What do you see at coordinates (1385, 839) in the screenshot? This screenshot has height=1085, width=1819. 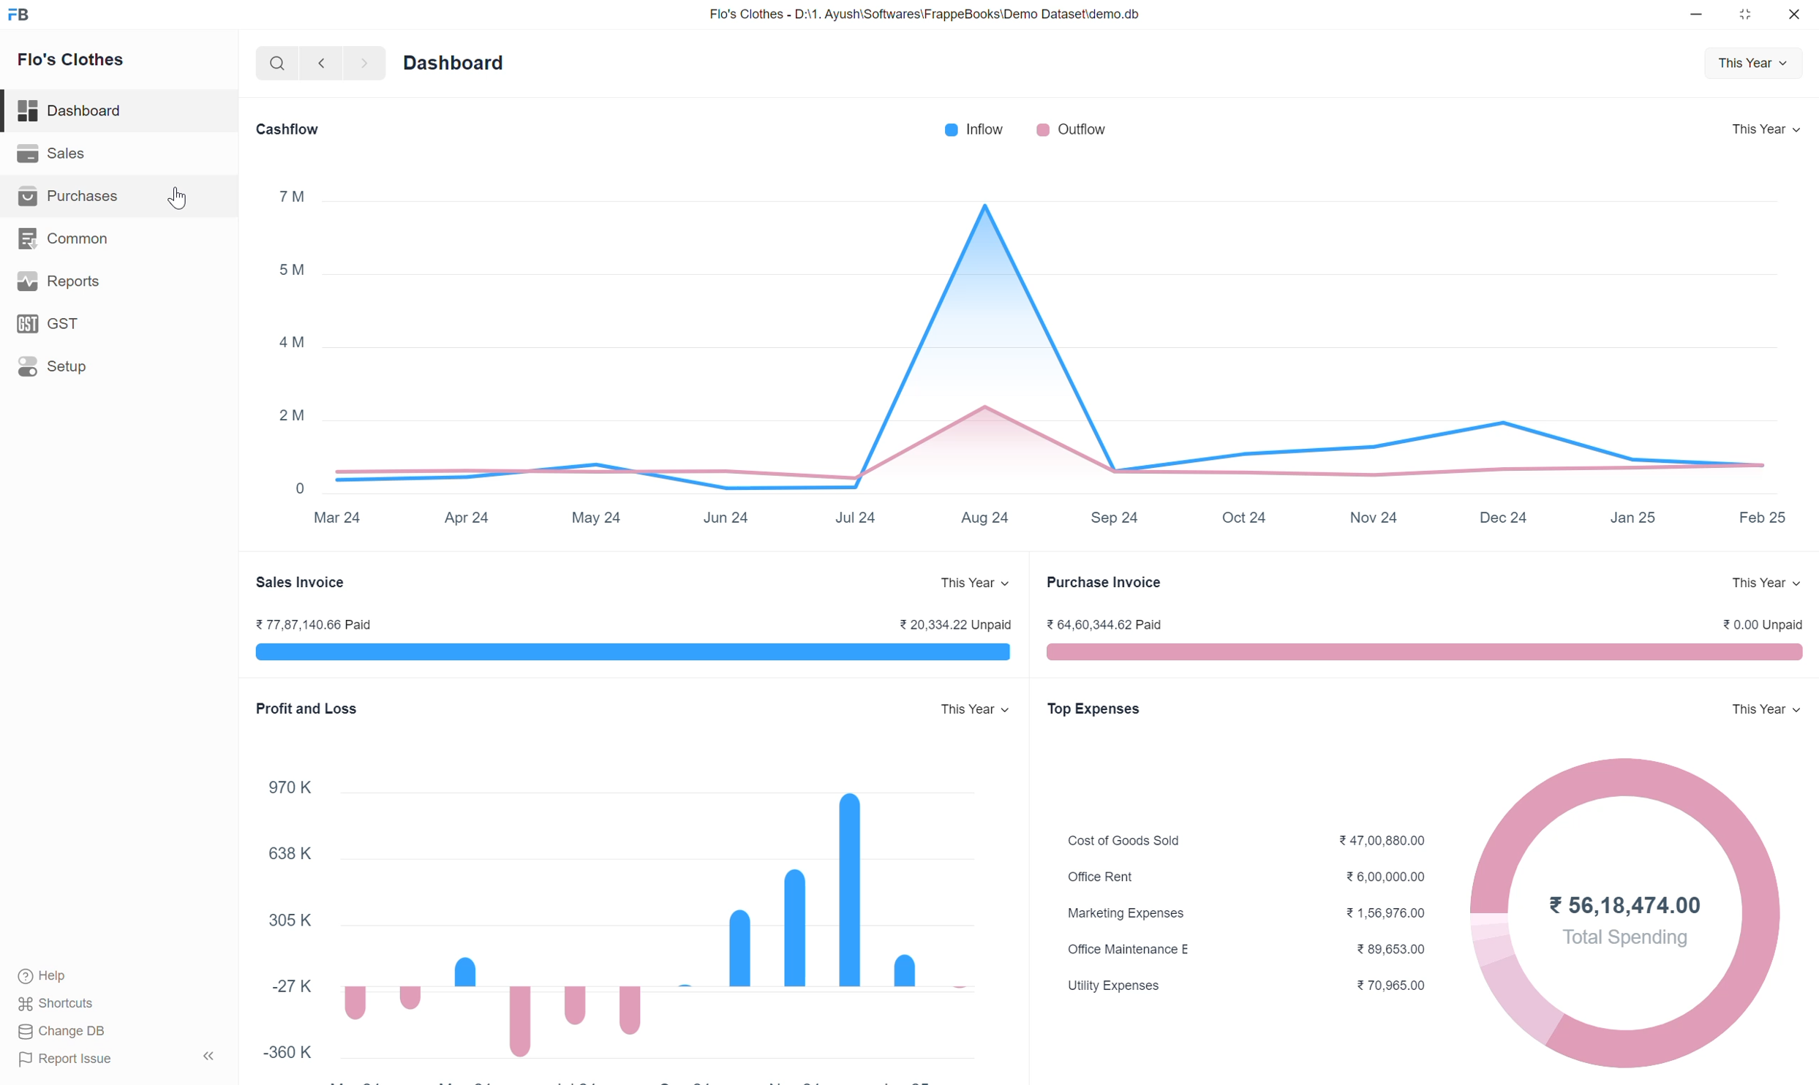 I see `47,00,880.00` at bounding box center [1385, 839].